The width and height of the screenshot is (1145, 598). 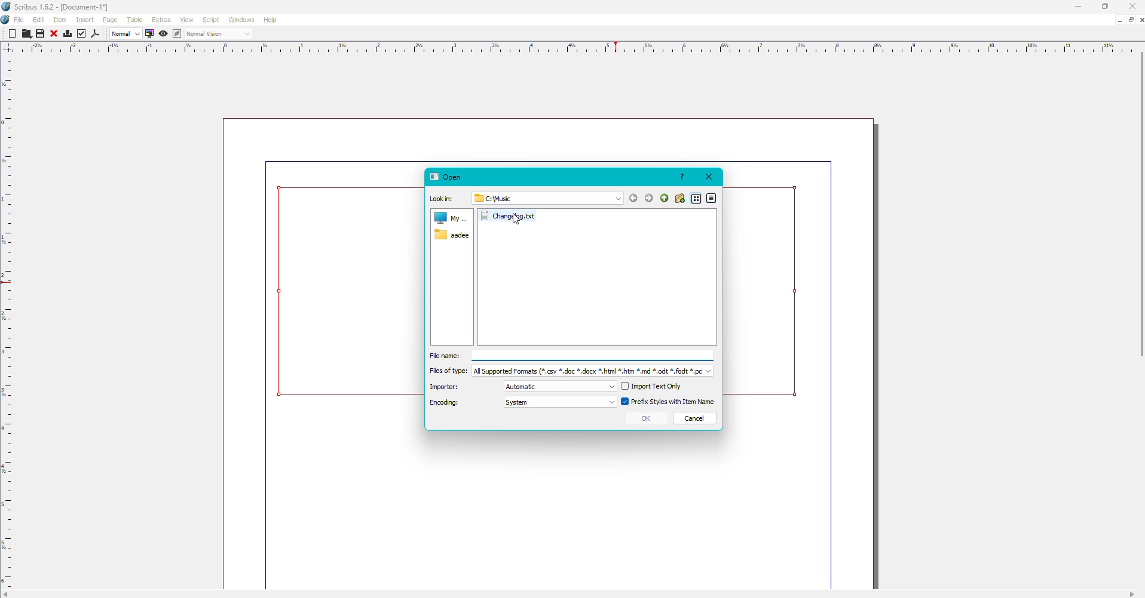 What do you see at coordinates (664, 196) in the screenshot?
I see `upload` at bounding box center [664, 196].